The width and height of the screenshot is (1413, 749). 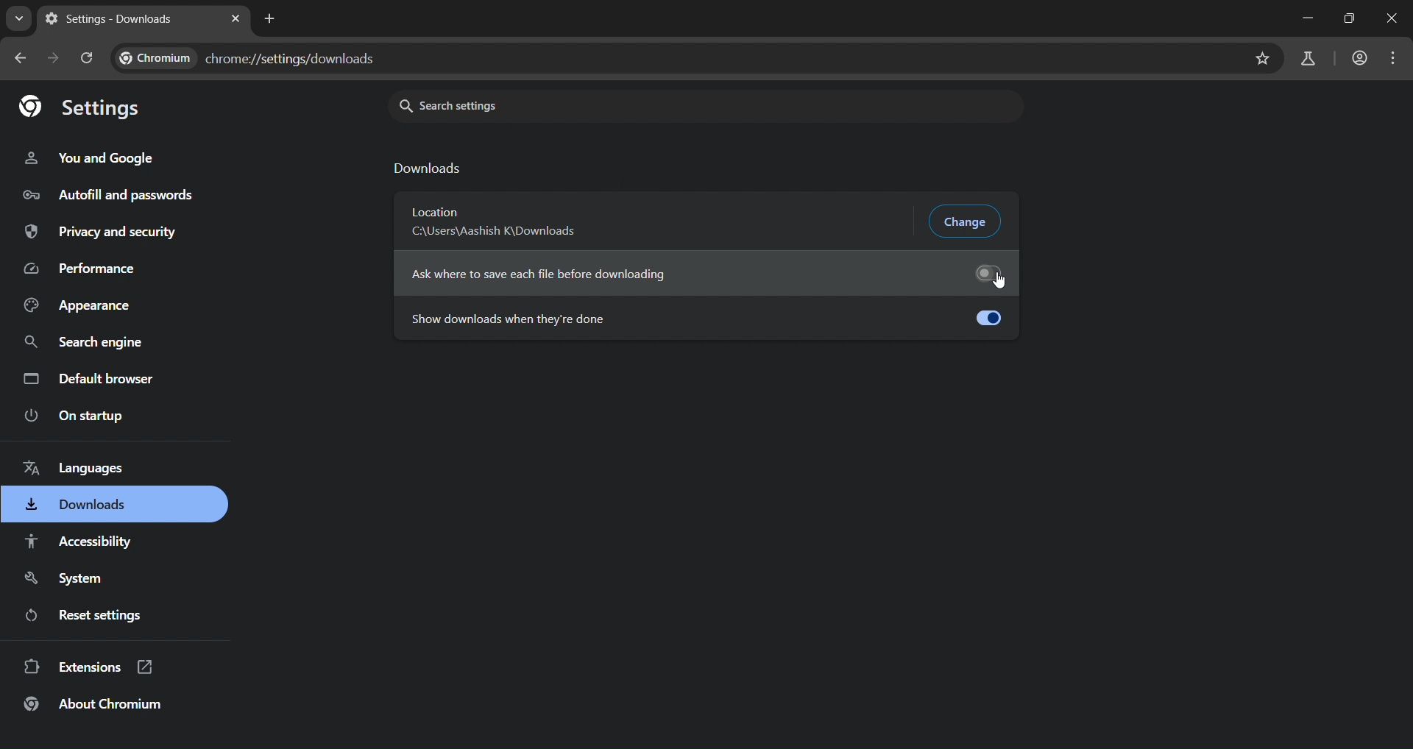 I want to click on menu, so click(x=1397, y=56).